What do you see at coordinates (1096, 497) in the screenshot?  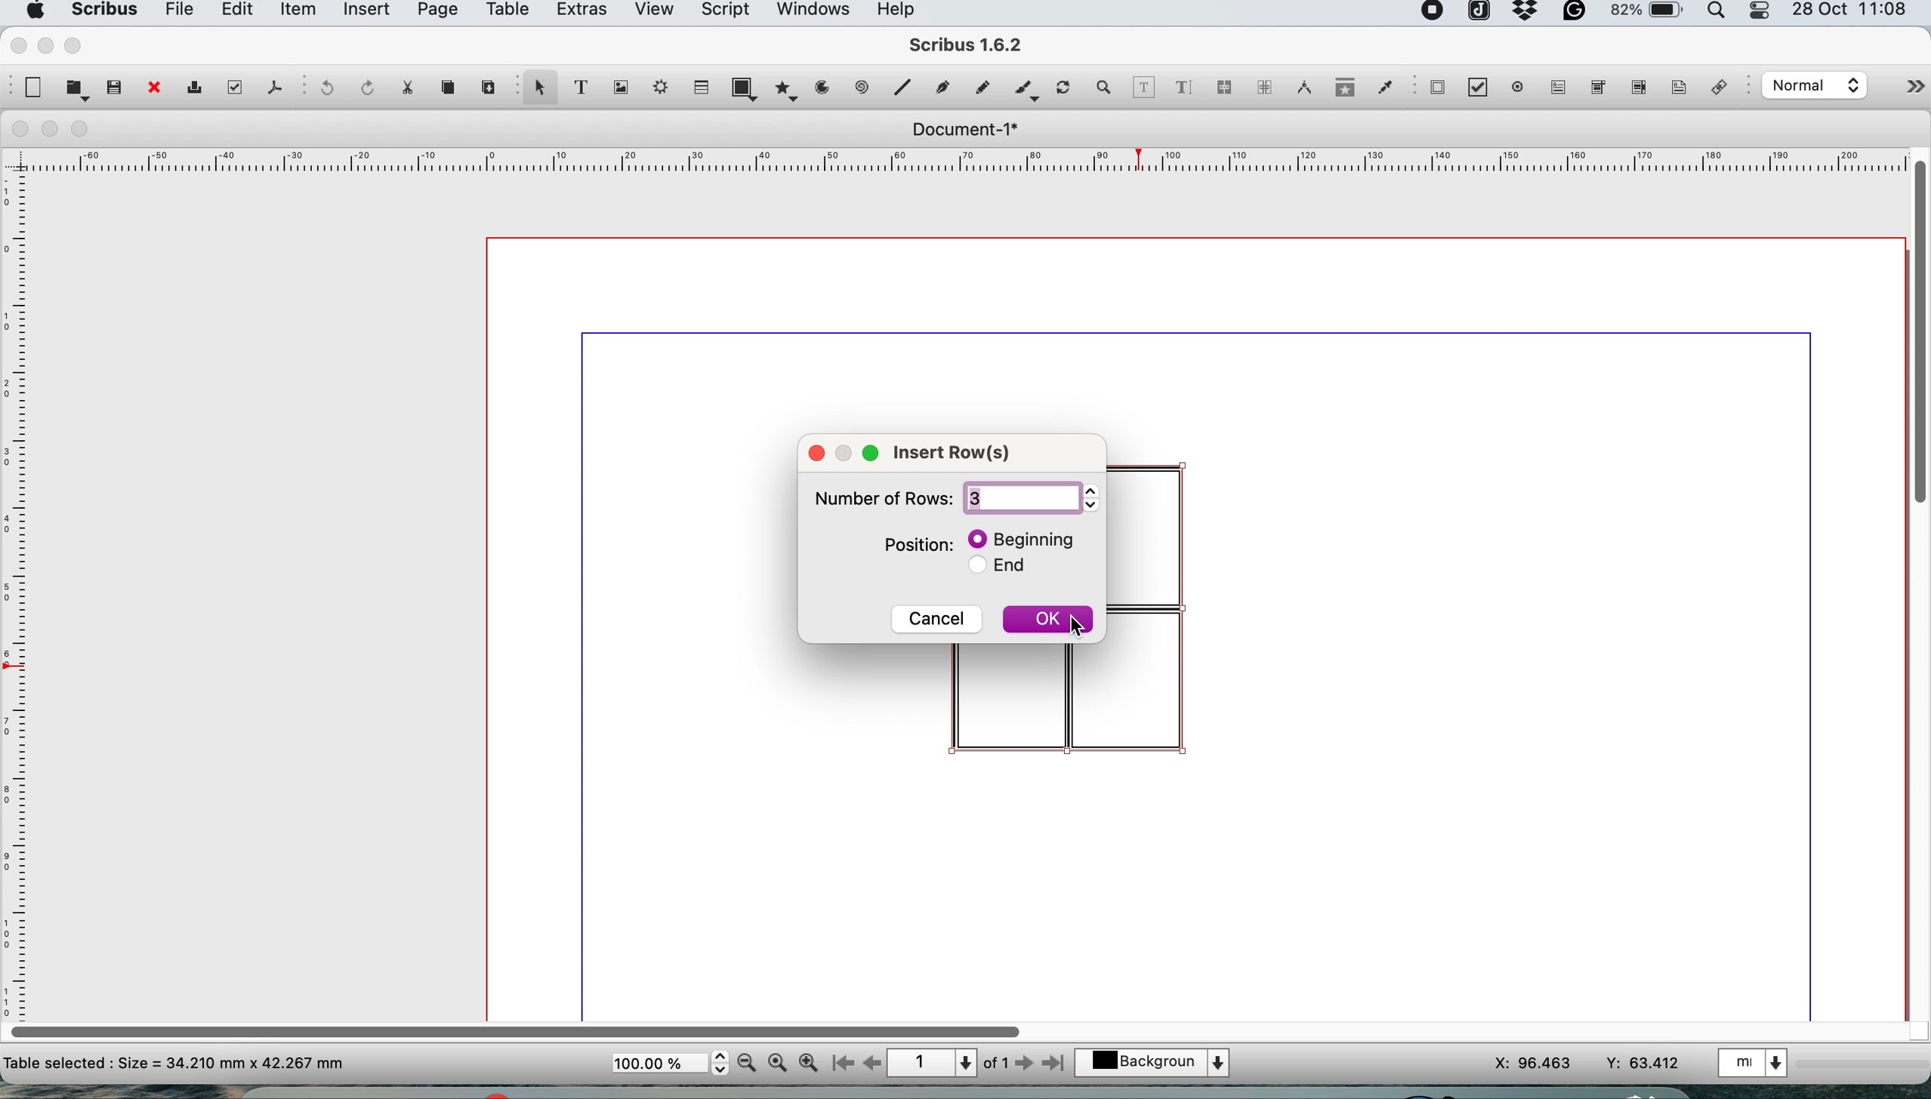 I see `increment or decrement number of rows` at bounding box center [1096, 497].